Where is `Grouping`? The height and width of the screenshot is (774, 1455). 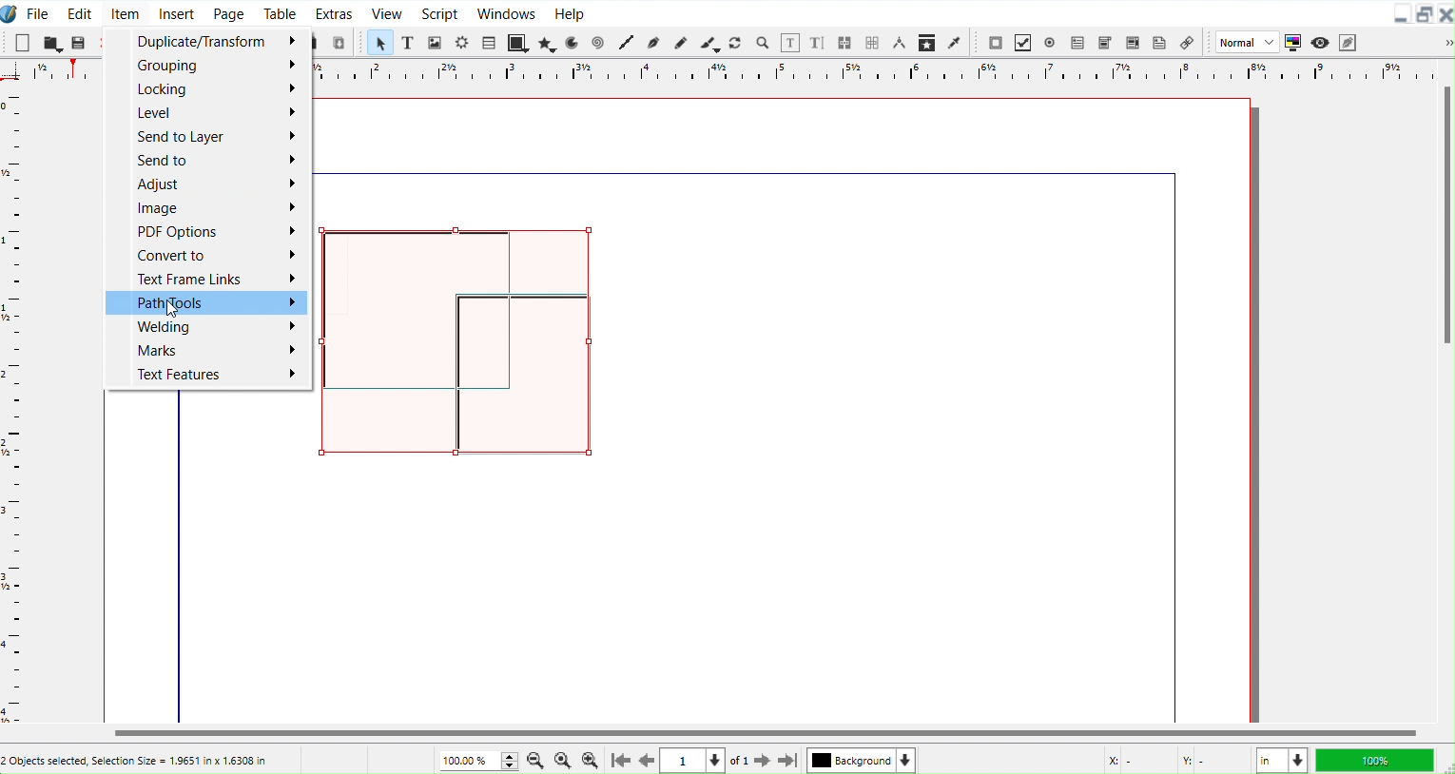 Grouping is located at coordinates (206, 66).